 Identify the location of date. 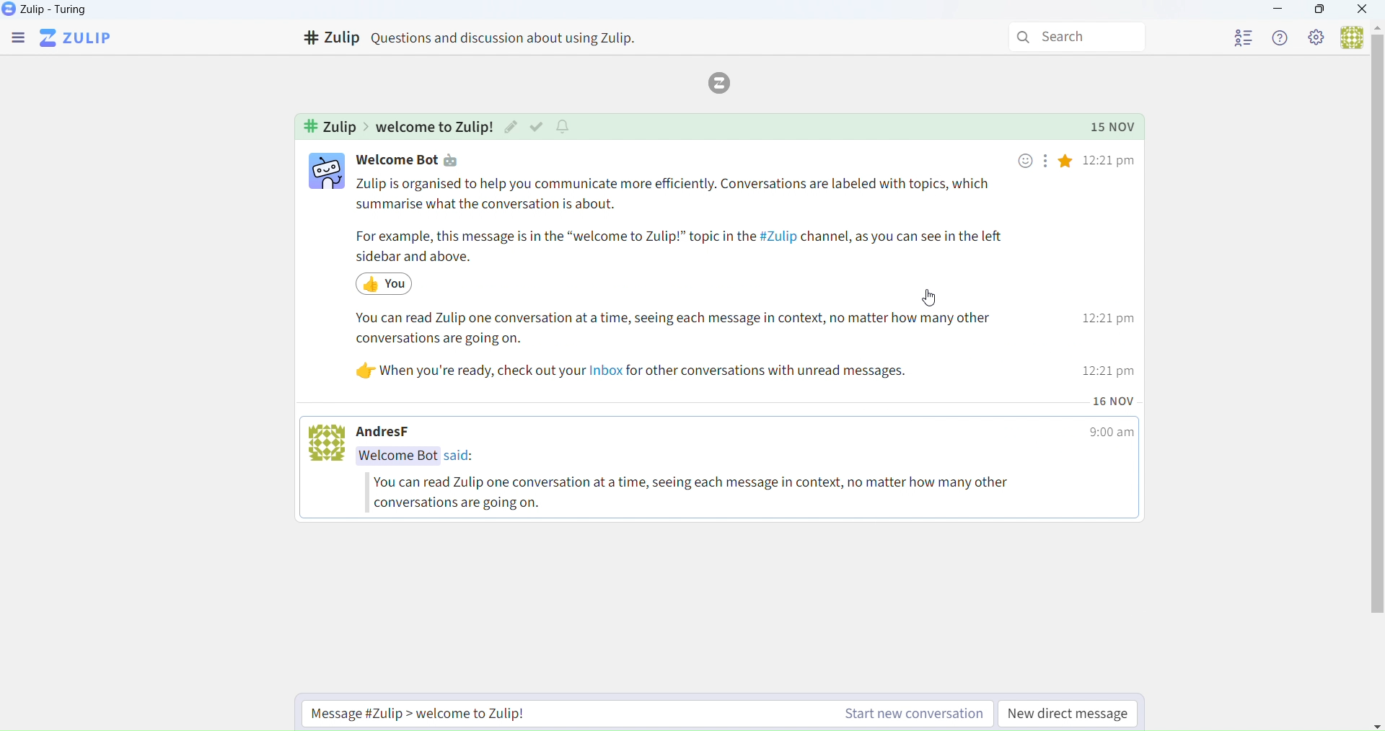
(1114, 126).